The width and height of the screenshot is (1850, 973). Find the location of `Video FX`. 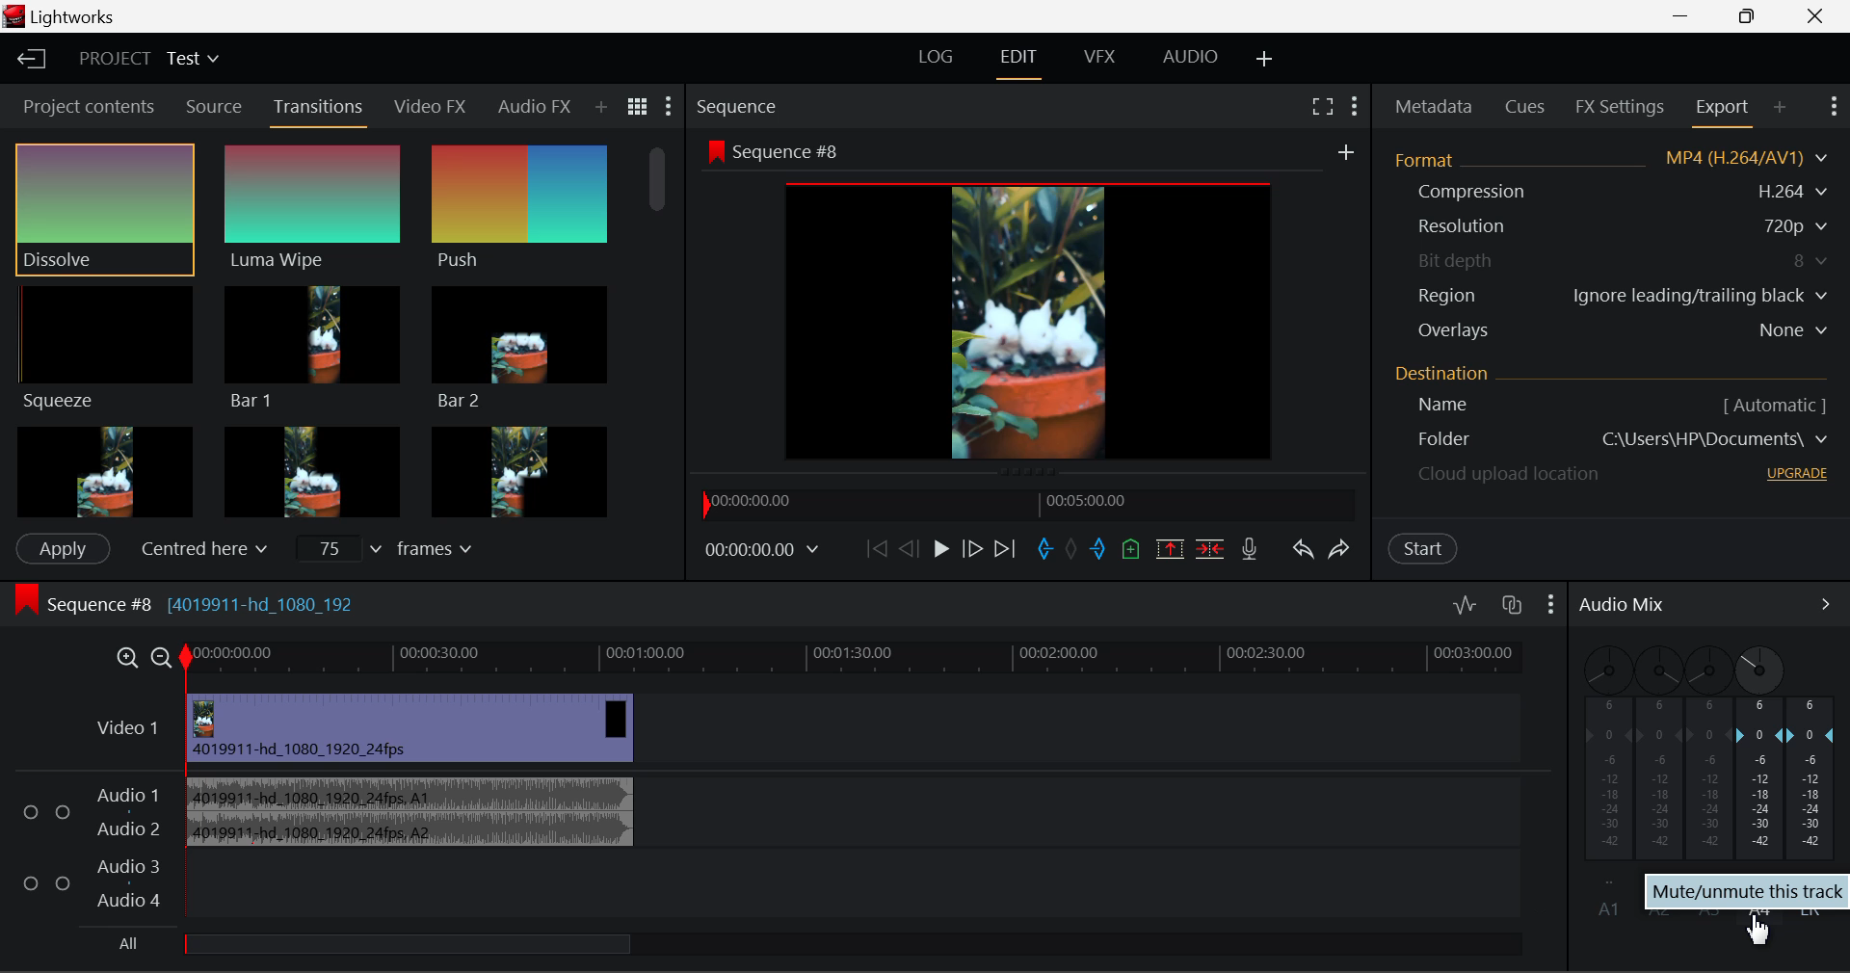

Video FX is located at coordinates (429, 111).